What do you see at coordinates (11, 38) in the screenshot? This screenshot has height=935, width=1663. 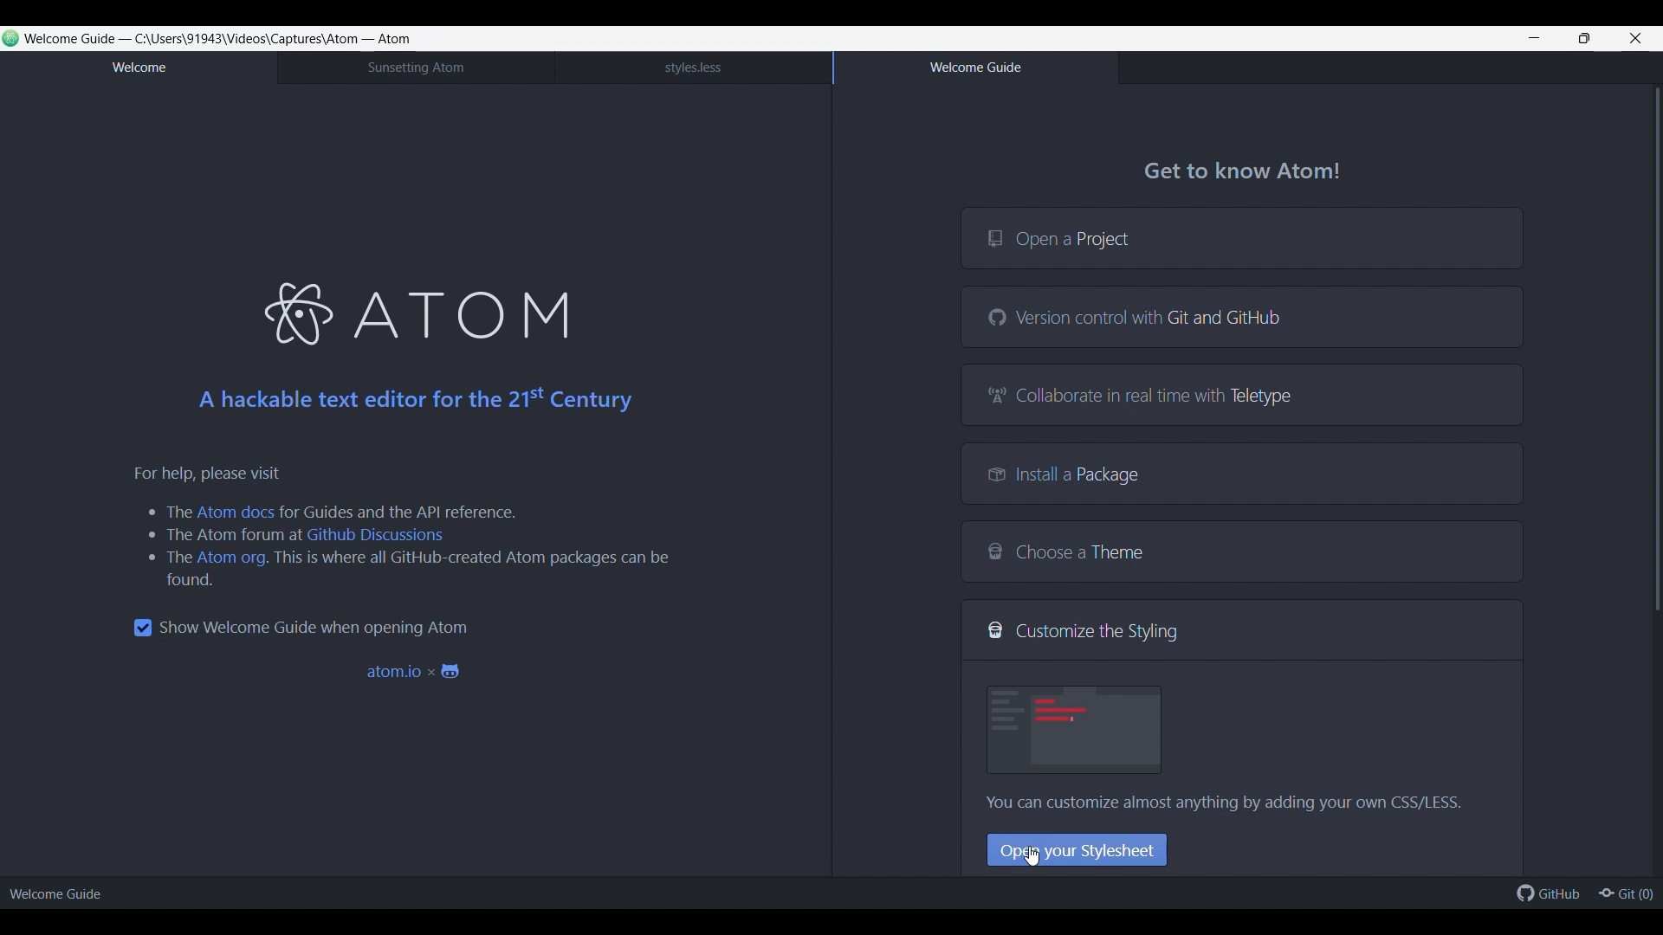 I see `Software logo` at bounding box center [11, 38].